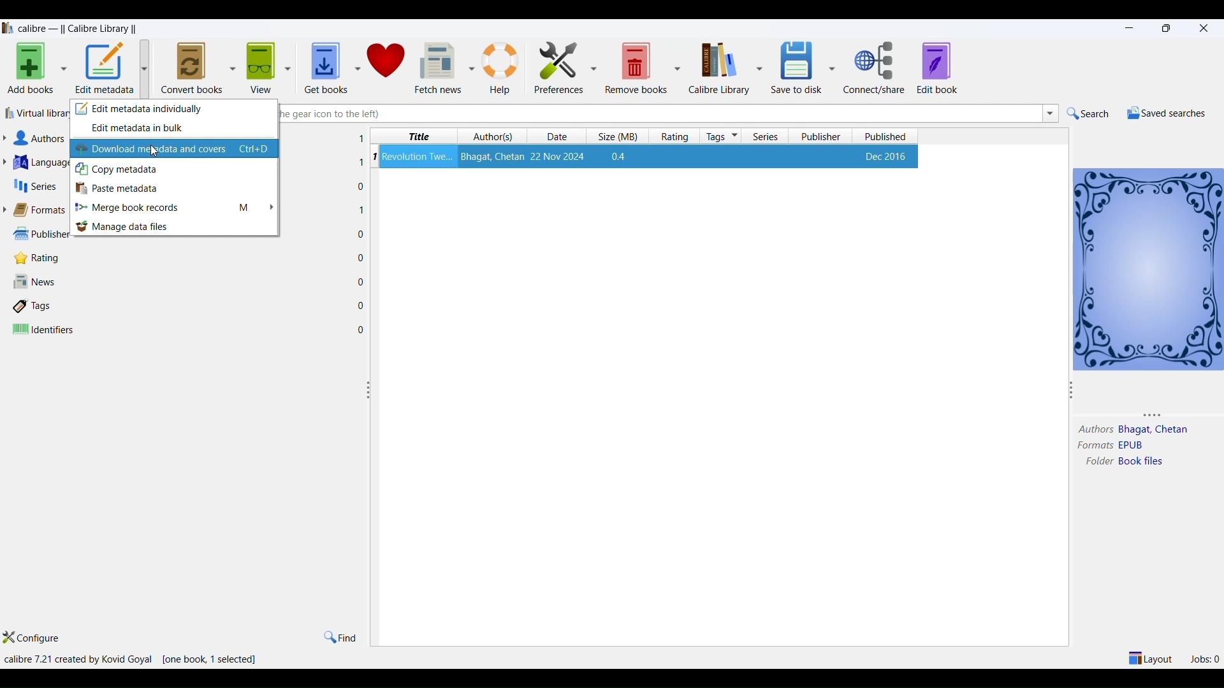 The image size is (1224, 688). What do you see at coordinates (362, 186) in the screenshot?
I see `0` at bounding box center [362, 186].